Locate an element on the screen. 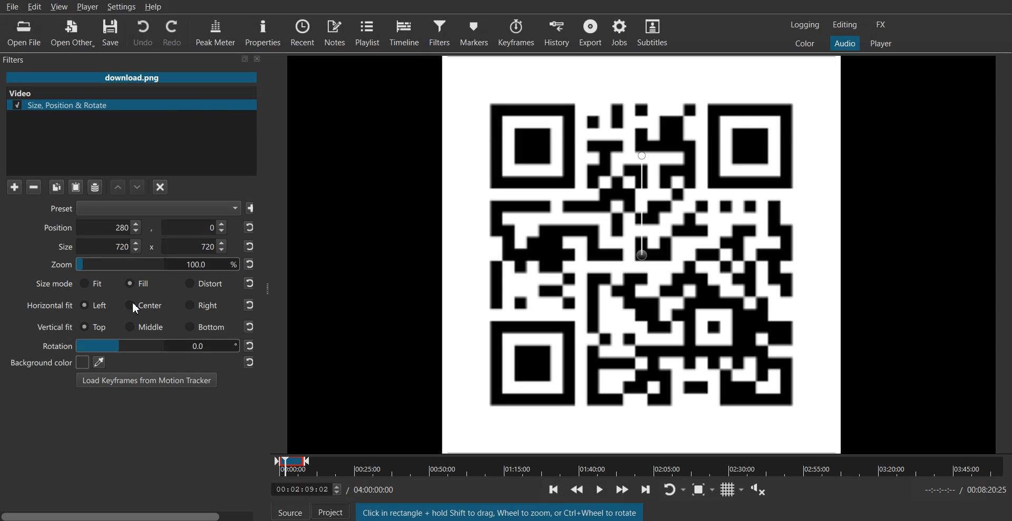  Paste Filter is located at coordinates (77, 186).